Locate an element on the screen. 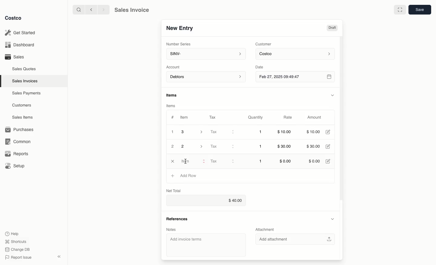  Date is located at coordinates (264, 66).